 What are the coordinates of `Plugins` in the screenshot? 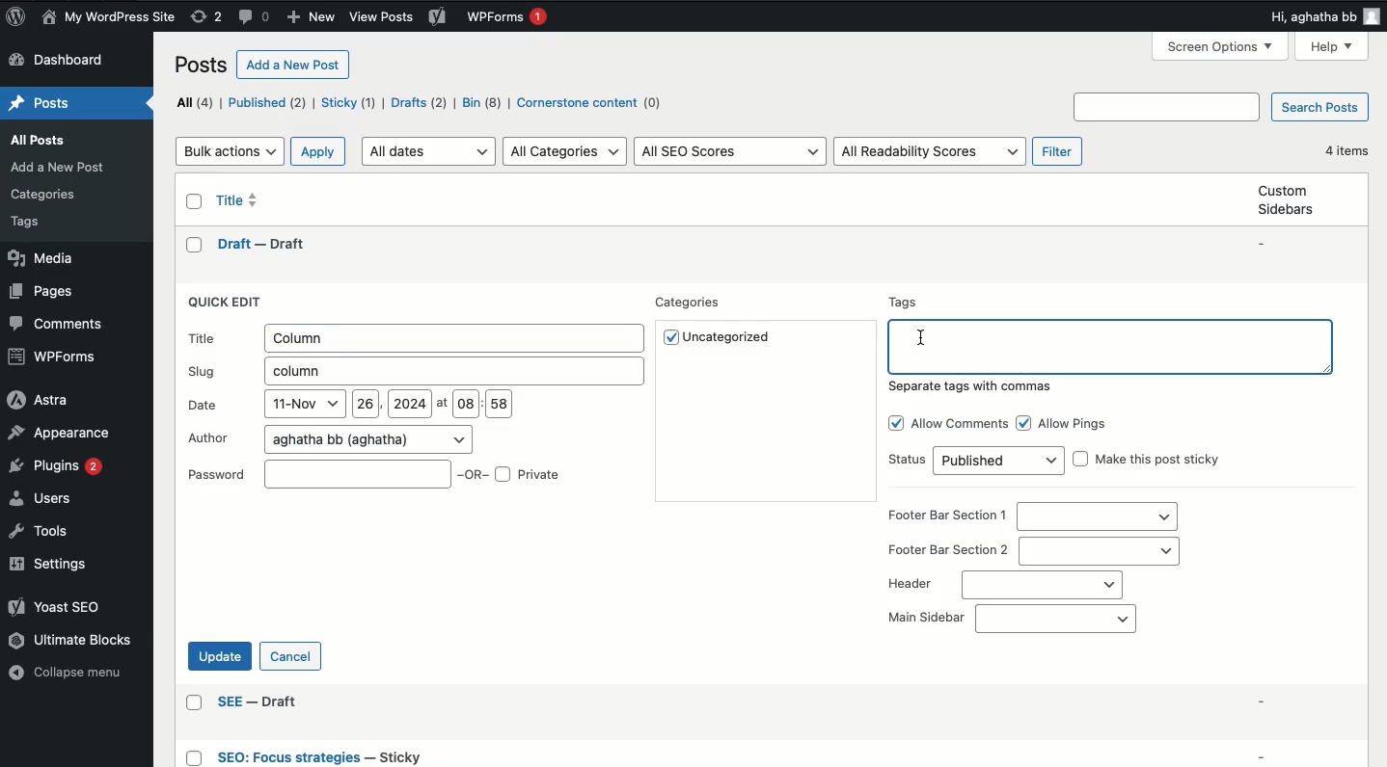 It's located at (57, 470).